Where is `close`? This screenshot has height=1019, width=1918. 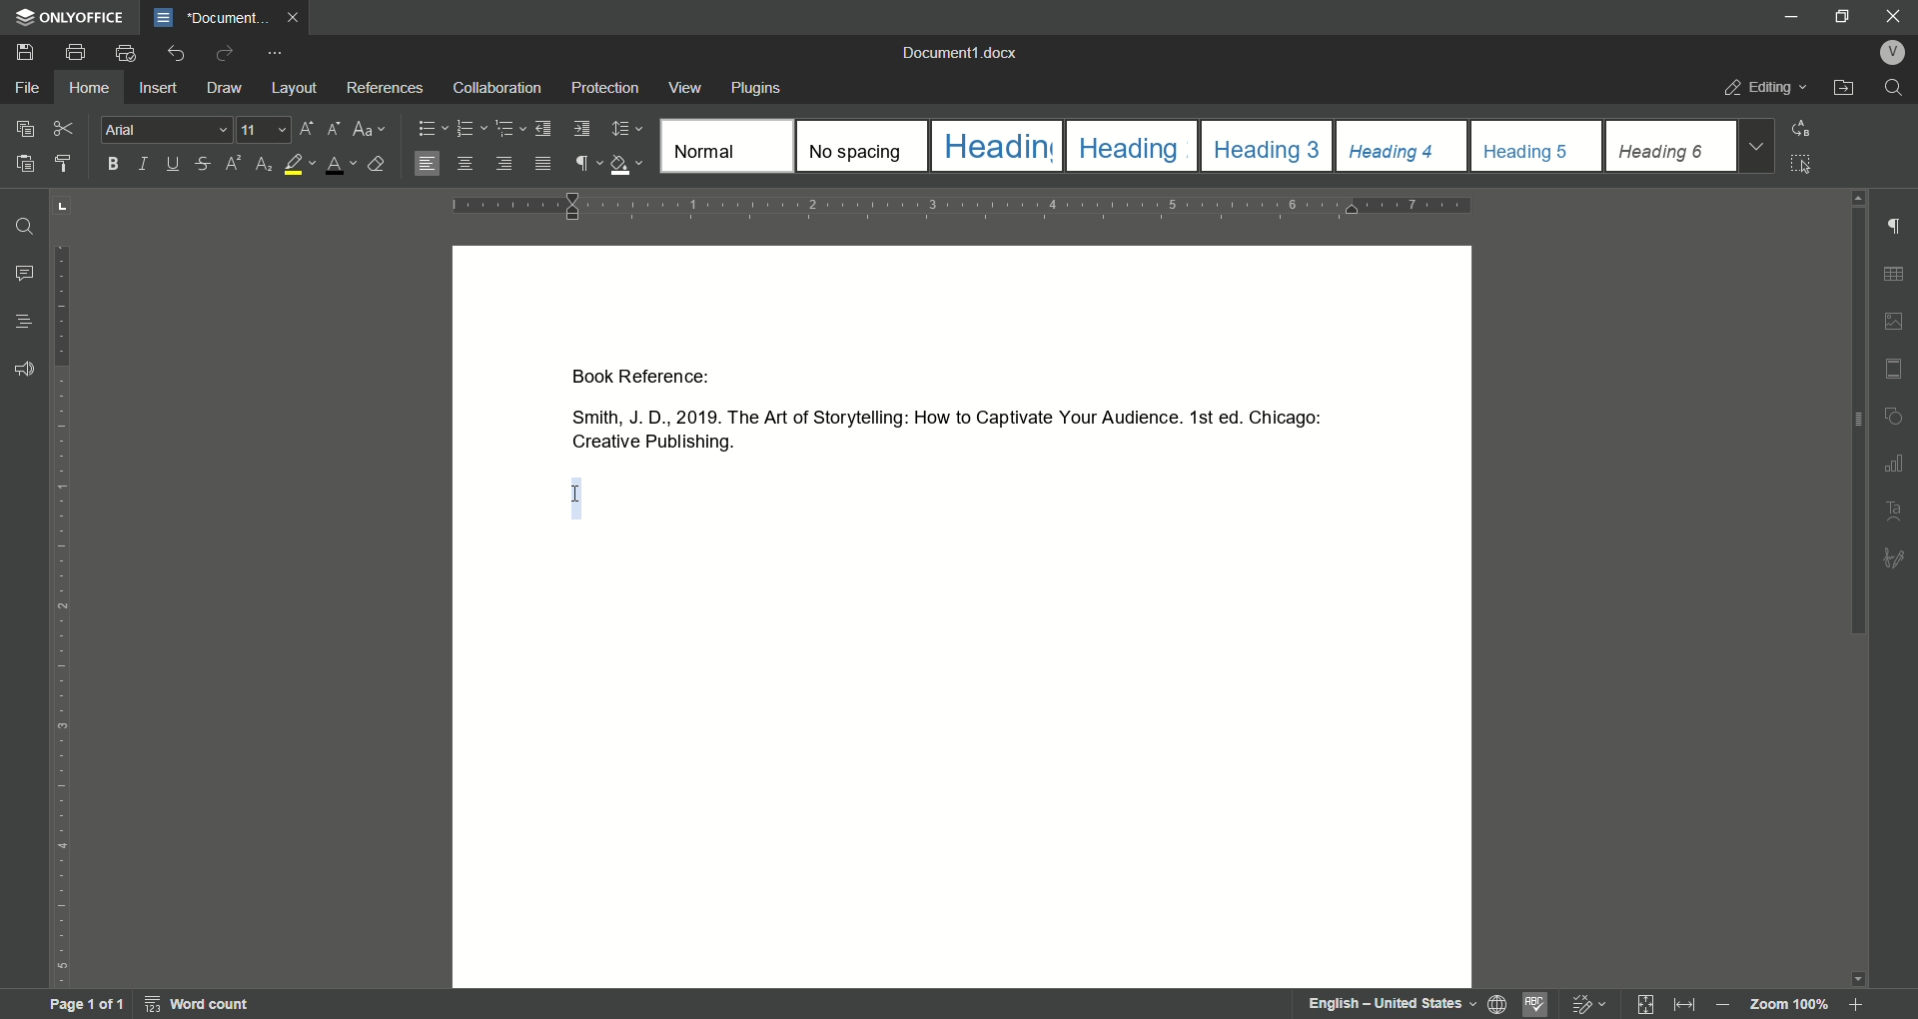
close is located at coordinates (297, 16).